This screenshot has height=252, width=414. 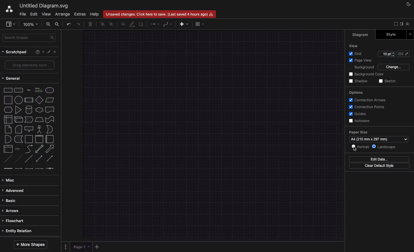 I want to click on Grid, so click(x=354, y=54).